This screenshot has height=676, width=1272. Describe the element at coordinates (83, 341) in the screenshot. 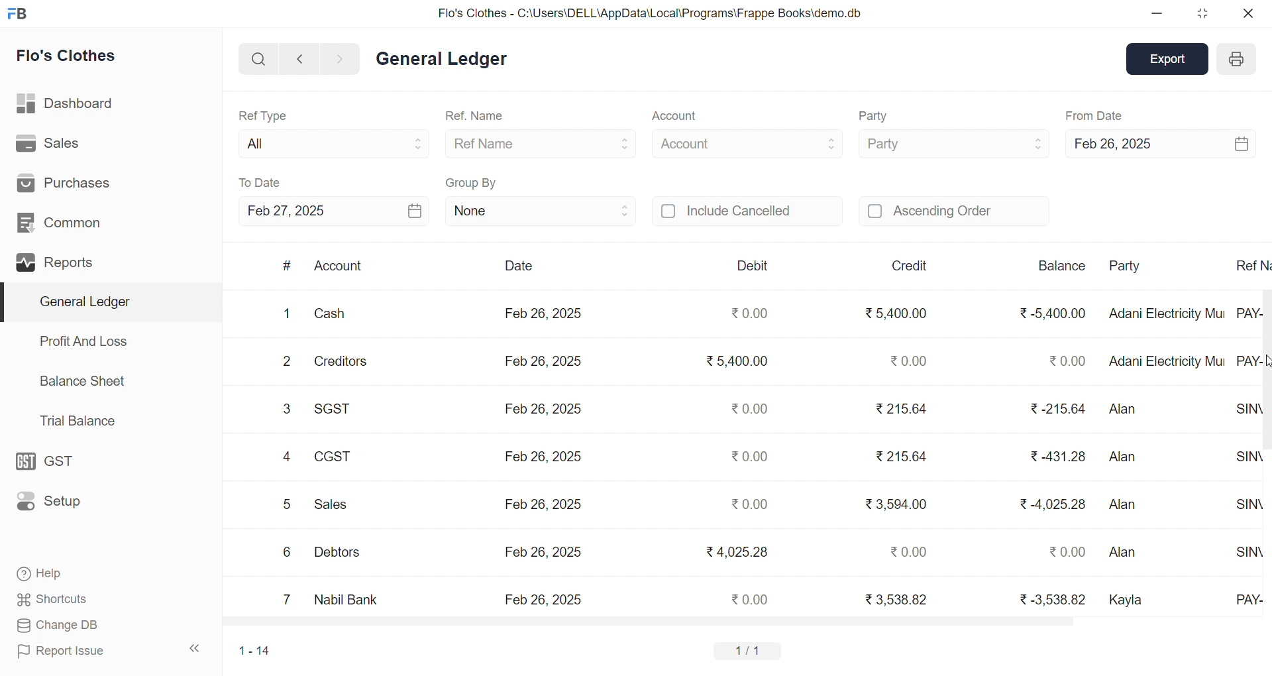

I see `Profit And Loss` at that location.